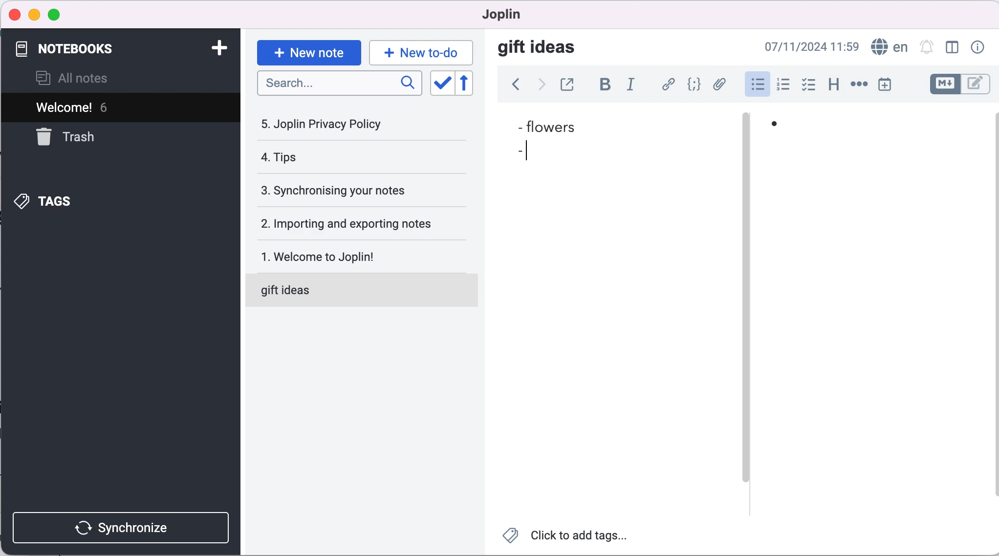 Image resolution: width=999 pixels, height=556 pixels. I want to click on insert time, so click(888, 86).